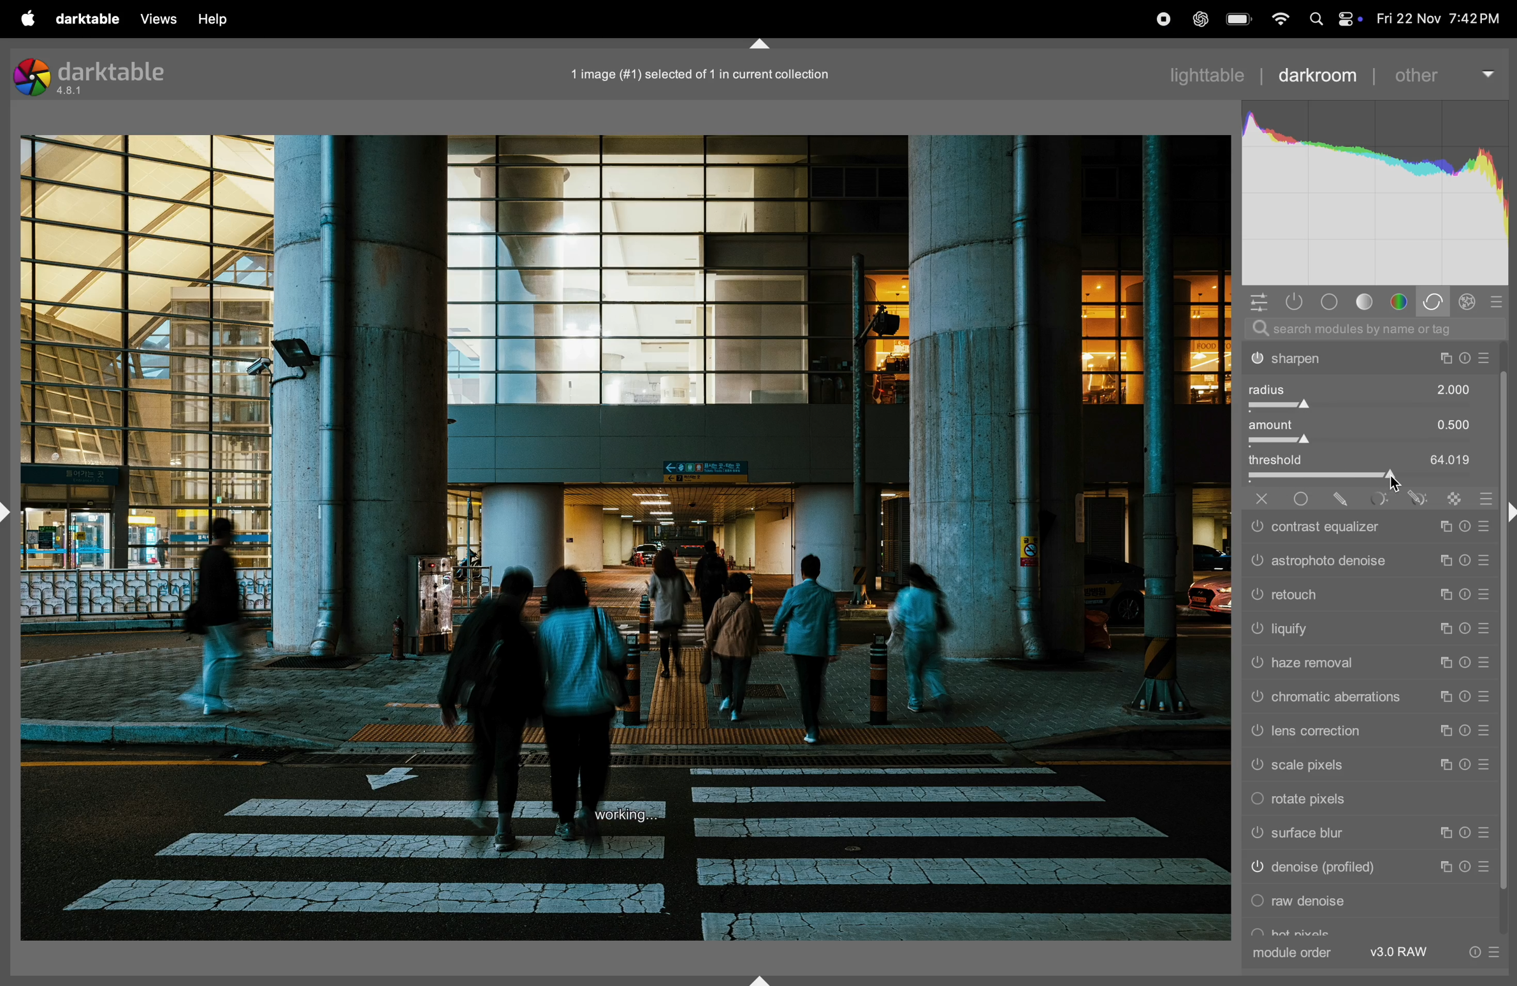 The image size is (1517, 986). I want to click on v 3 raw, so click(1403, 952).